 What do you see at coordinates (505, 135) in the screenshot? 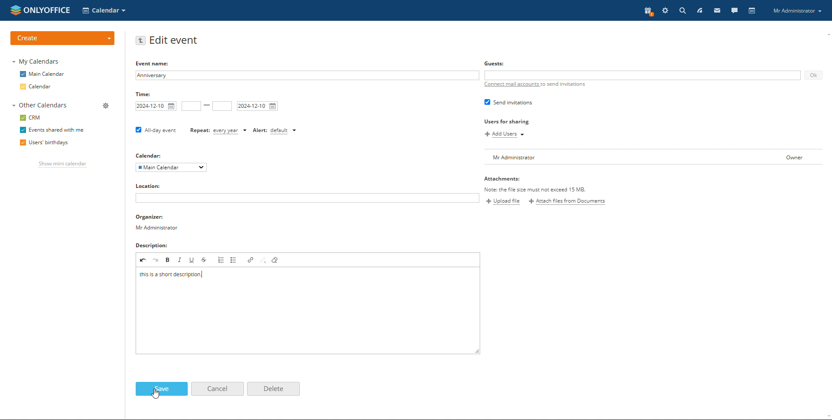
I see `add users` at bounding box center [505, 135].